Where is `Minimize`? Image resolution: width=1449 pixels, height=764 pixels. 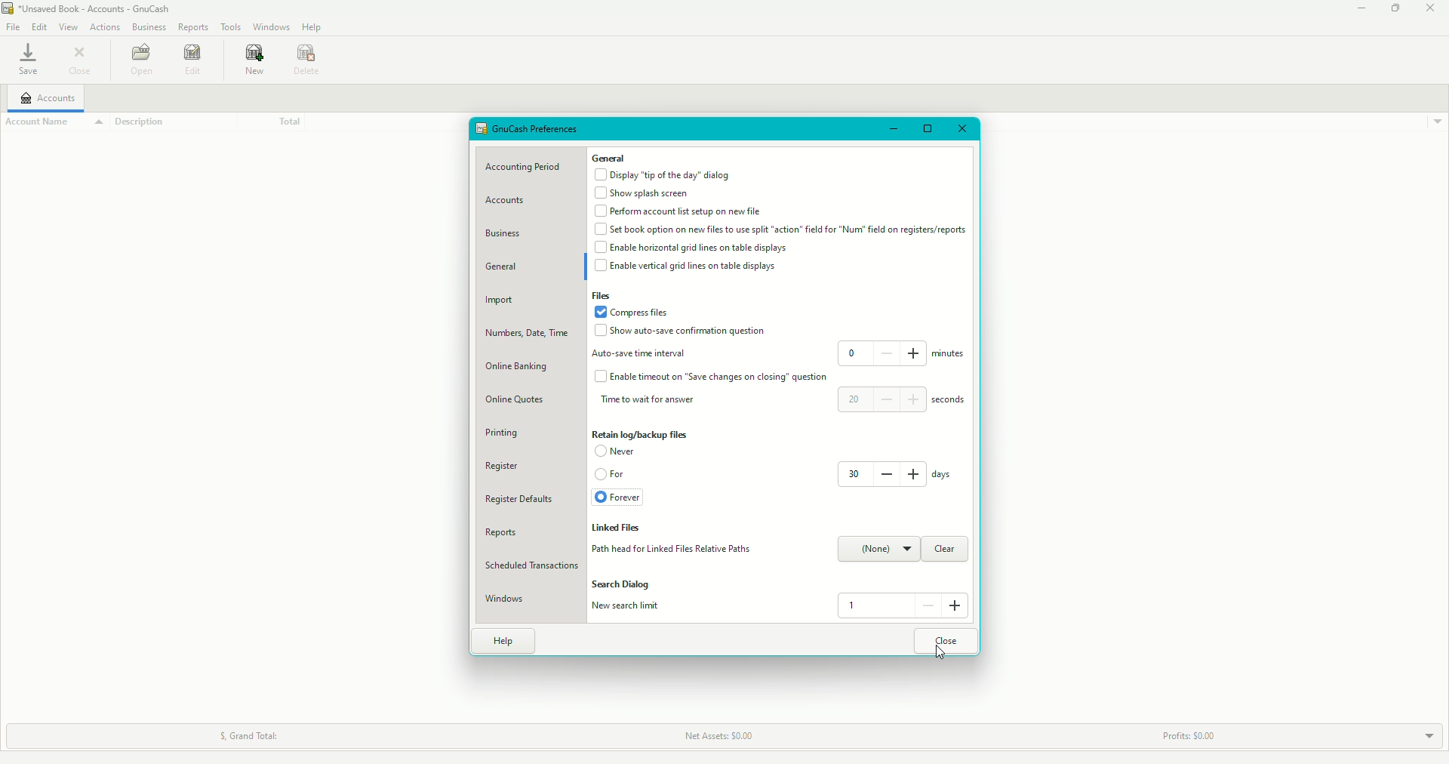
Minimize is located at coordinates (1358, 9).